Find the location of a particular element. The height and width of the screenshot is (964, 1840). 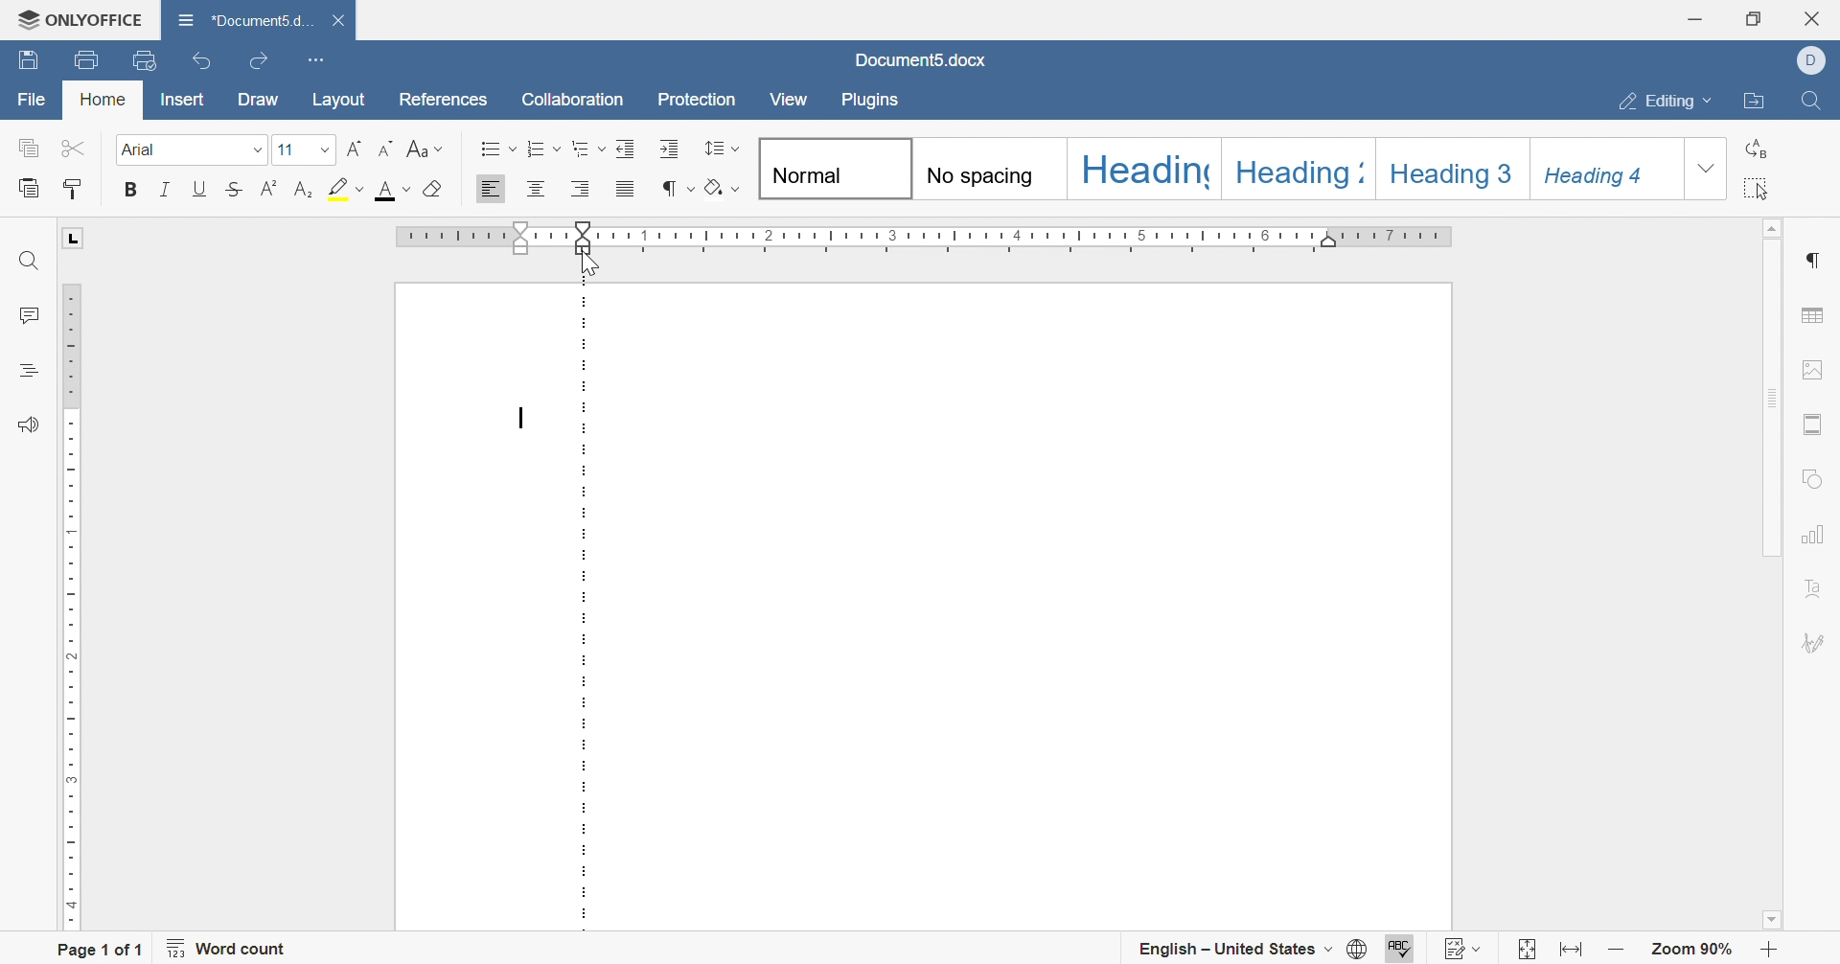

underline is located at coordinates (200, 187).